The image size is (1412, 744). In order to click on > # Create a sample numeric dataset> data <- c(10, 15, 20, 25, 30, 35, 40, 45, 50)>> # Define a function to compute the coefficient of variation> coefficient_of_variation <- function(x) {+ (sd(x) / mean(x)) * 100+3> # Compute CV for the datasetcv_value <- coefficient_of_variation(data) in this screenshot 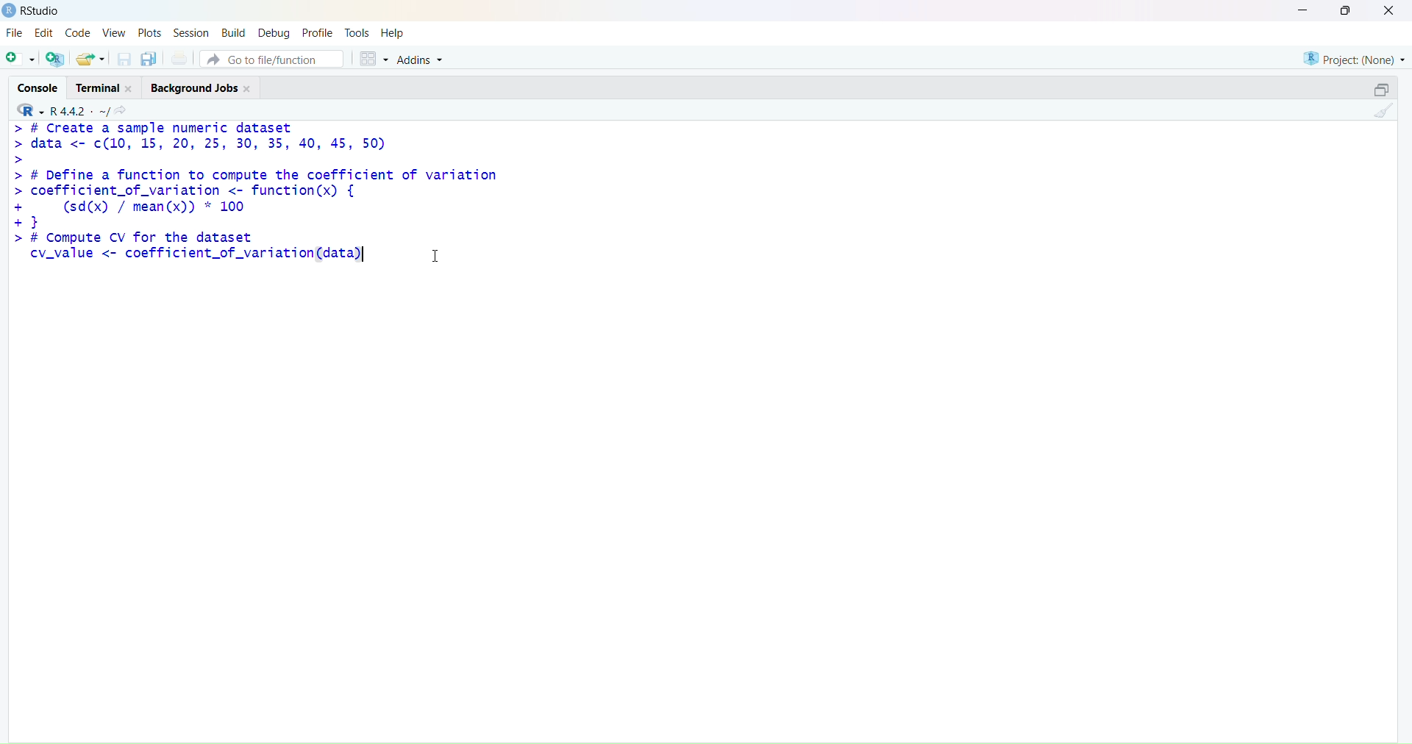, I will do `click(260, 193)`.